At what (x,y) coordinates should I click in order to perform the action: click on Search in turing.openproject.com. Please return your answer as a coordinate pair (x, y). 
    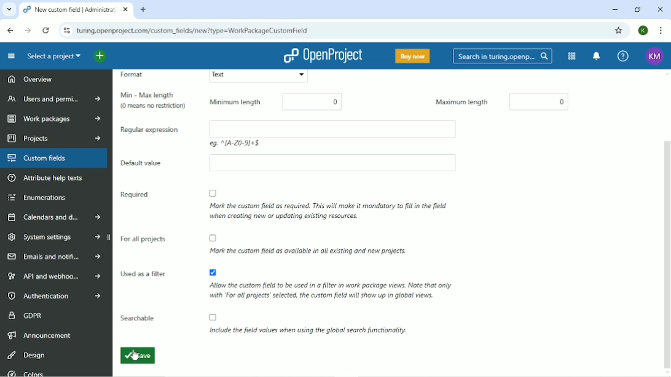
    Looking at the image, I should click on (501, 56).